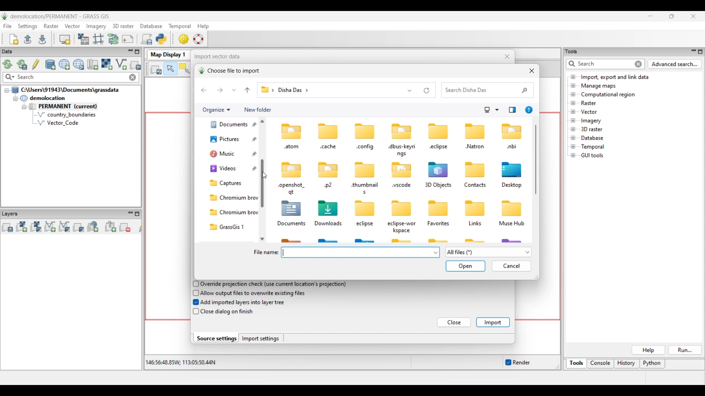  I want to click on icon, so click(362, 209).